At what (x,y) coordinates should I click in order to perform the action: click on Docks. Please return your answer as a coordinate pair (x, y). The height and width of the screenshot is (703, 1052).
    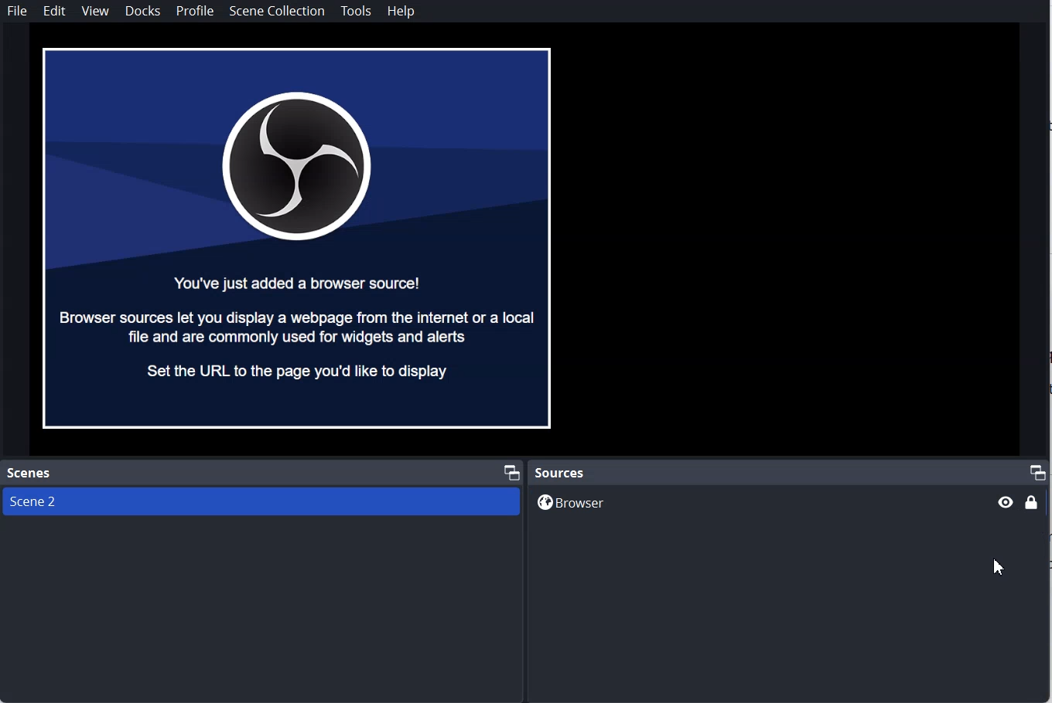
    Looking at the image, I should click on (142, 11).